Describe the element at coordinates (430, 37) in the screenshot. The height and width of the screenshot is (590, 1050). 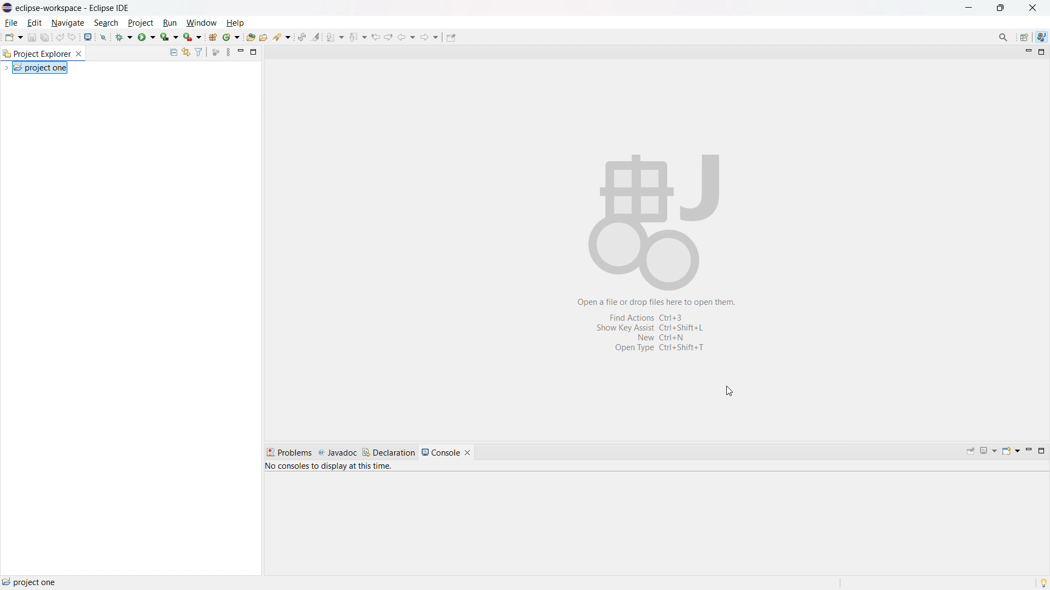
I see `forward` at that location.